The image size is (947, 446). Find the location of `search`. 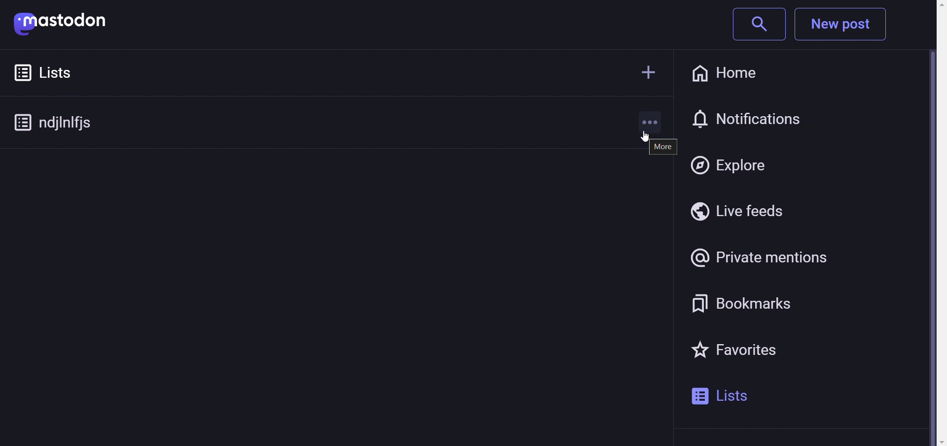

search is located at coordinates (752, 24).